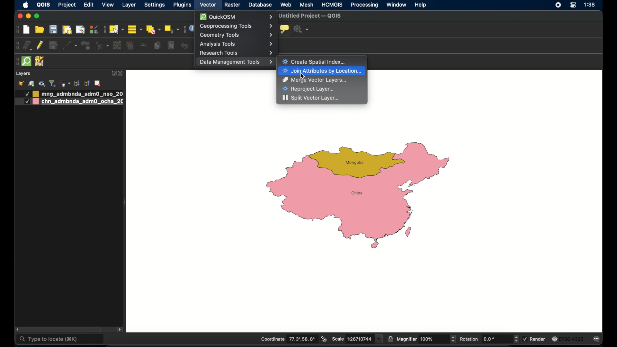  What do you see at coordinates (70, 46) in the screenshot?
I see `digitize with segment` at bounding box center [70, 46].